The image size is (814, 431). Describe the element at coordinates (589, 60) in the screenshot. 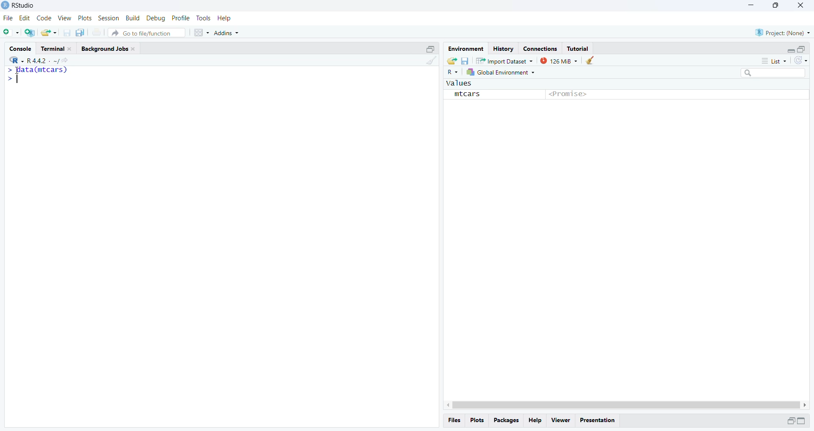

I see `clear objects from workspace` at that location.